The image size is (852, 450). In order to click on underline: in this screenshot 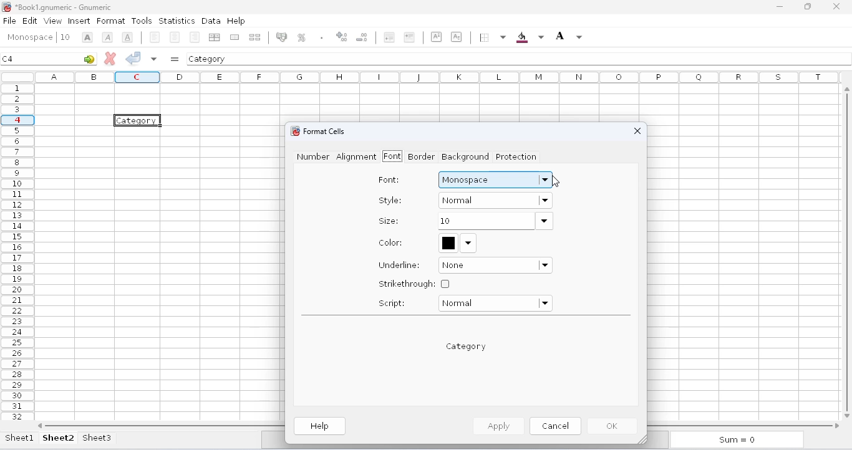, I will do `click(400, 265)`.